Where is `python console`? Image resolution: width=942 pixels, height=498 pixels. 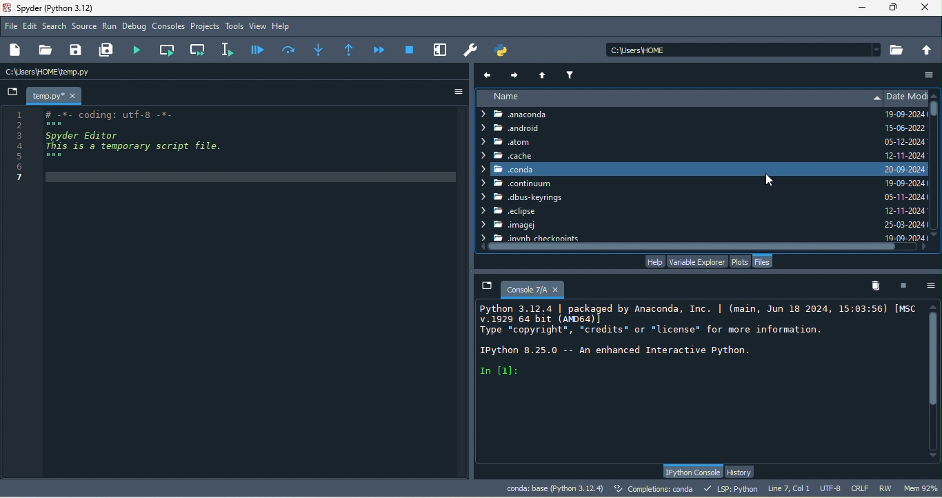 python console is located at coordinates (692, 472).